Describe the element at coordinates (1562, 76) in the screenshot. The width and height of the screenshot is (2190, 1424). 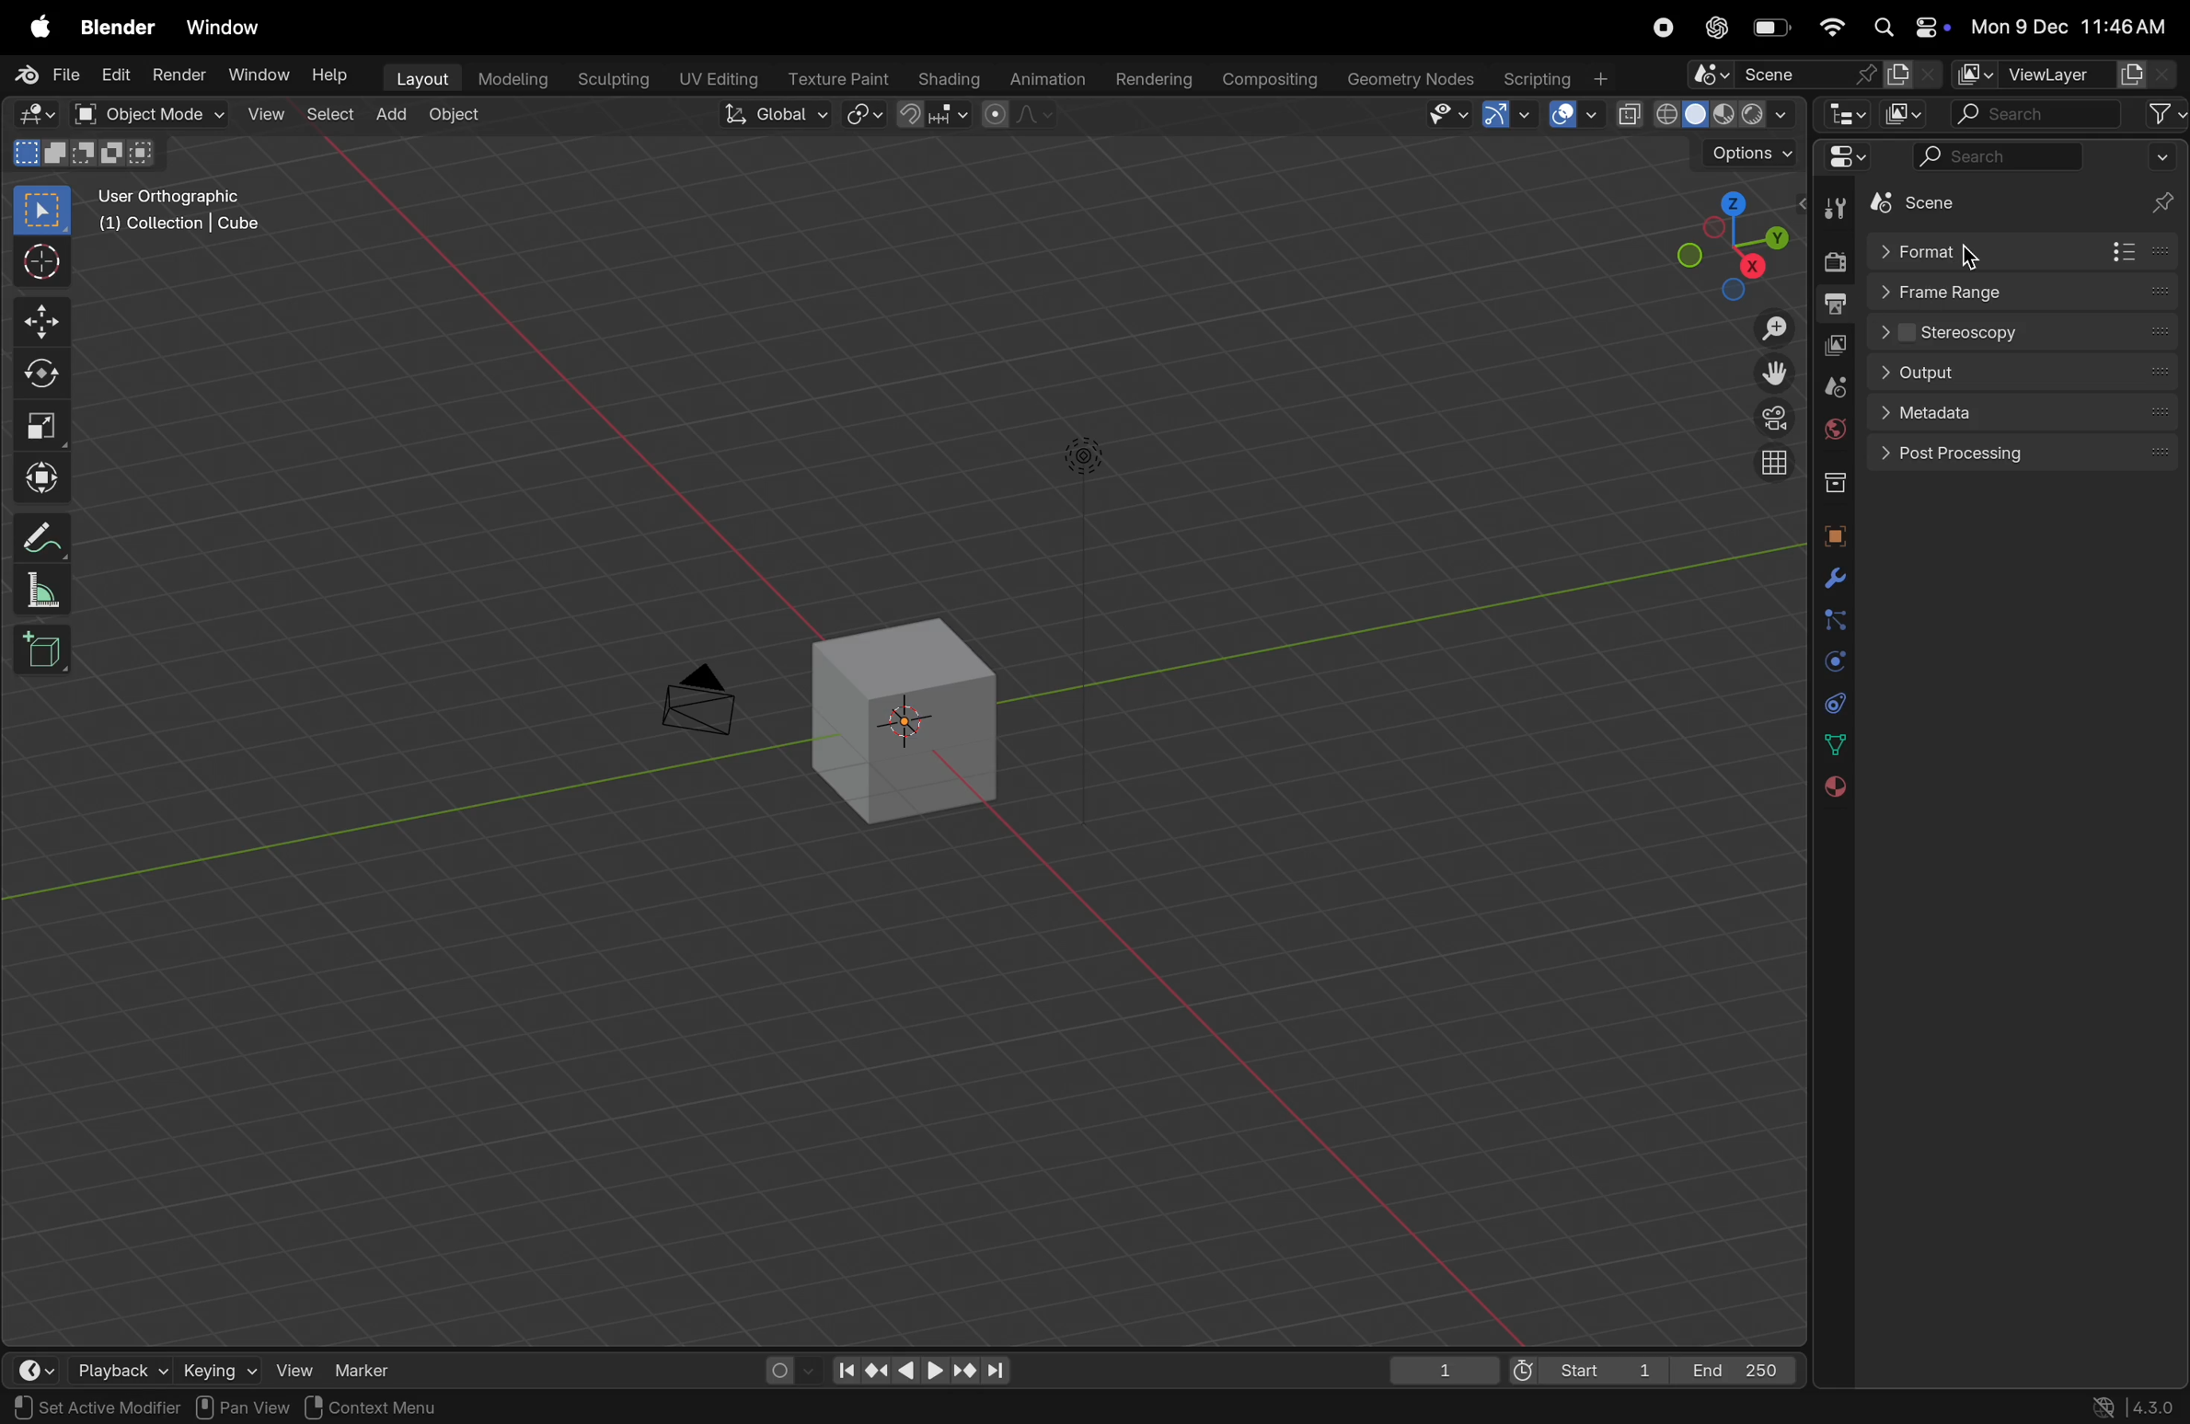
I see `scripting` at that location.